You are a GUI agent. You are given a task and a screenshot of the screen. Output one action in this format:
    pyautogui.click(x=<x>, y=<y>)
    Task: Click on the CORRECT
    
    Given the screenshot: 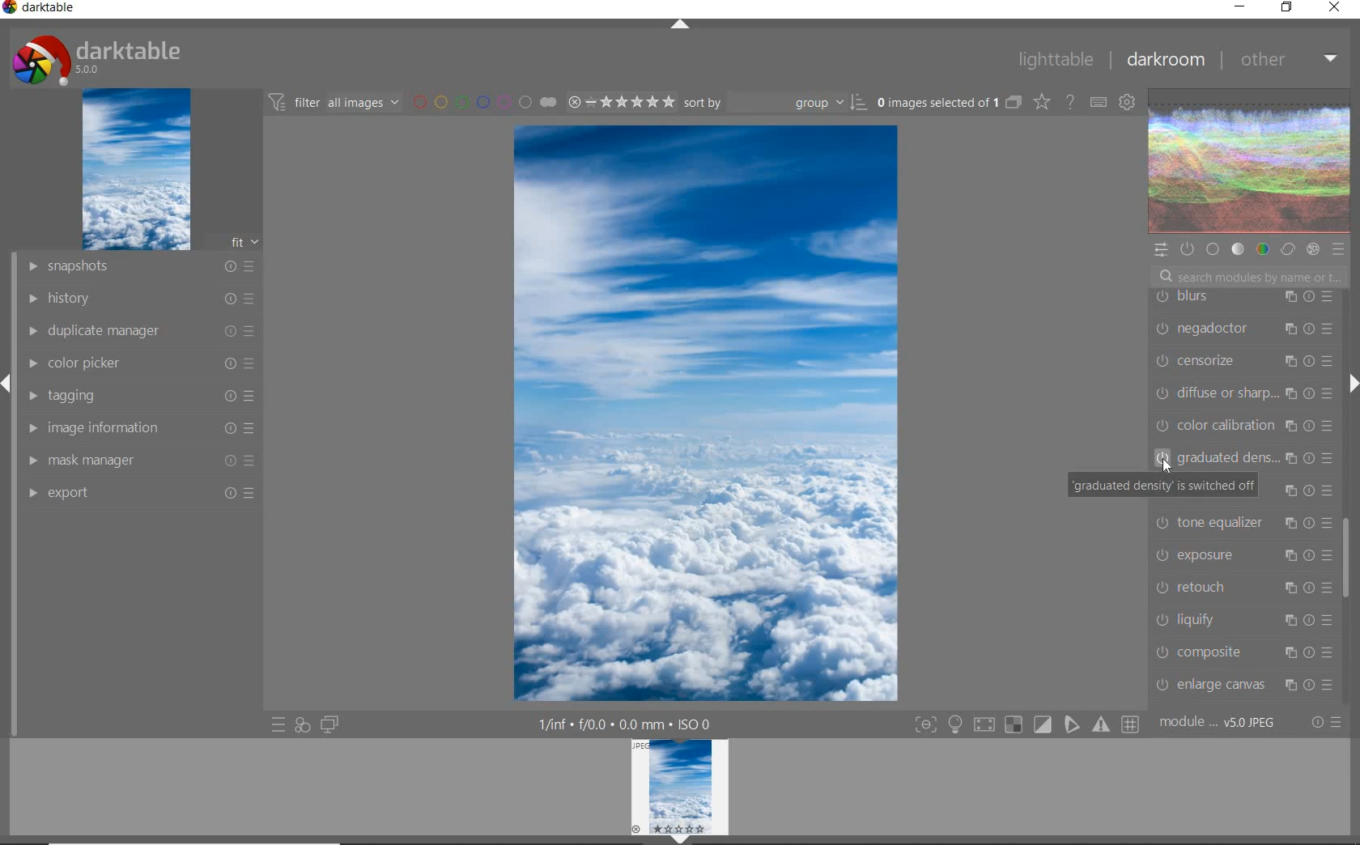 What is the action you would take?
    pyautogui.click(x=1287, y=248)
    